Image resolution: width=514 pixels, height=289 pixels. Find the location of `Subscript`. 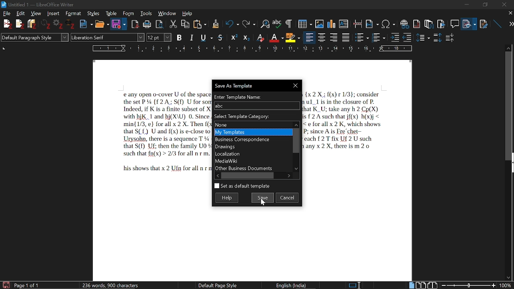

Subscript is located at coordinates (276, 37).